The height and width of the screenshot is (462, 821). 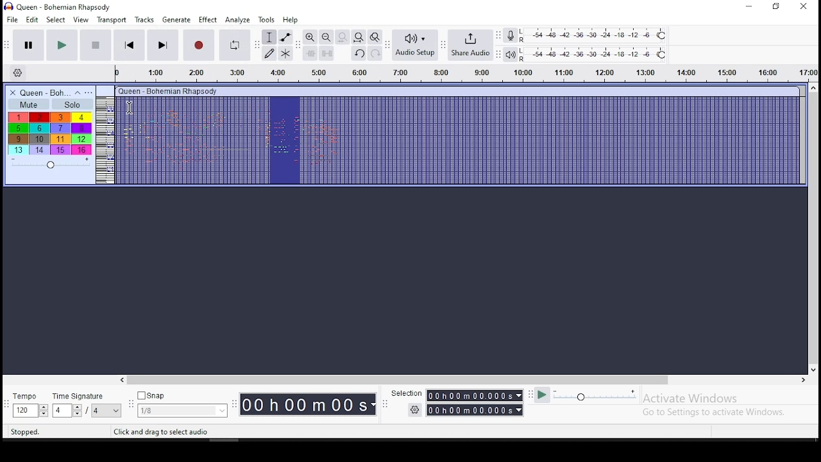 What do you see at coordinates (12, 92) in the screenshot?
I see `delete track` at bounding box center [12, 92].